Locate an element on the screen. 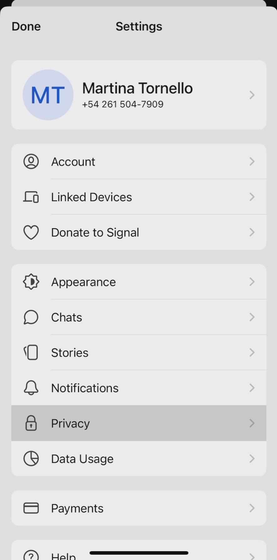 This screenshot has width=277, height=560. chats is located at coordinates (139, 317).